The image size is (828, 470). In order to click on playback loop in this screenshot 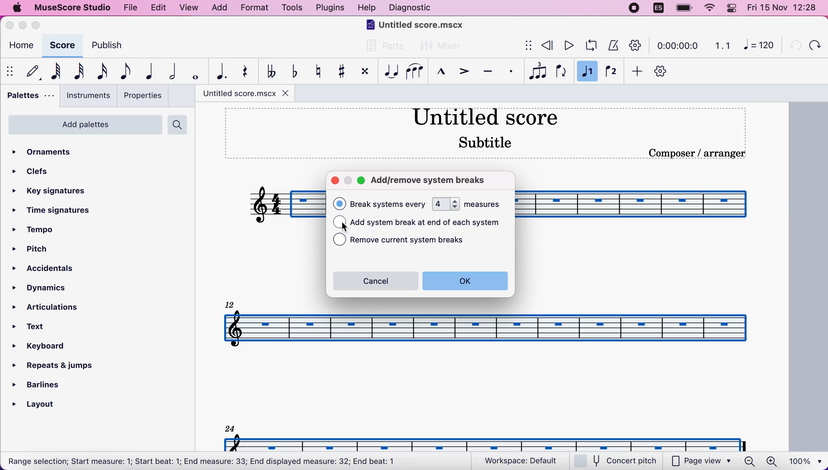, I will do `click(589, 46)`.